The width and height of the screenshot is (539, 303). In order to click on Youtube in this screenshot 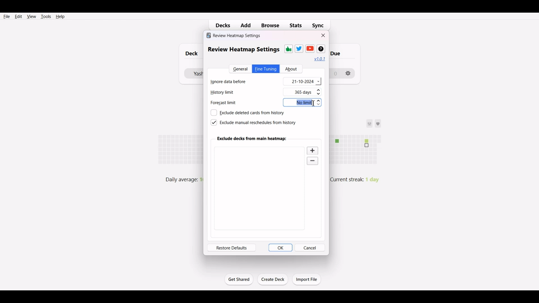, I will do `click(310, 48)`.